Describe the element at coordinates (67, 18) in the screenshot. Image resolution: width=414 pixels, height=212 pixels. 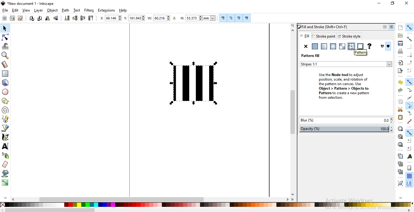
I see `lower selection to bottom` at that location.